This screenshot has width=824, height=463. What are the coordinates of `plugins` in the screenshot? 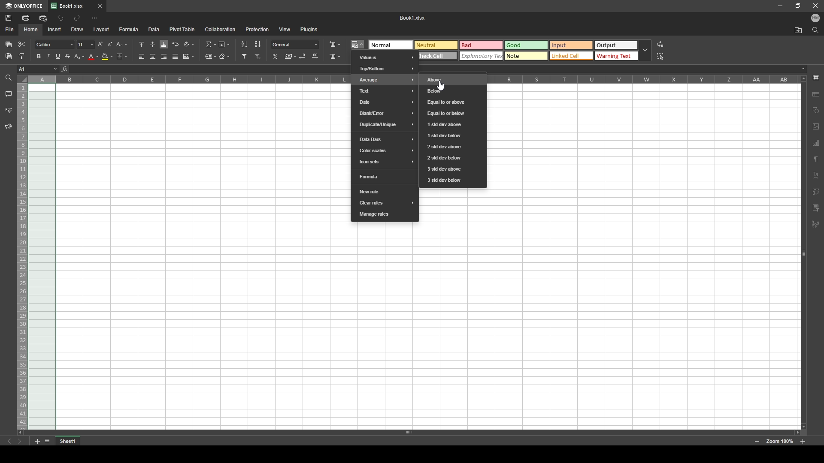 It's located at (310, 29).